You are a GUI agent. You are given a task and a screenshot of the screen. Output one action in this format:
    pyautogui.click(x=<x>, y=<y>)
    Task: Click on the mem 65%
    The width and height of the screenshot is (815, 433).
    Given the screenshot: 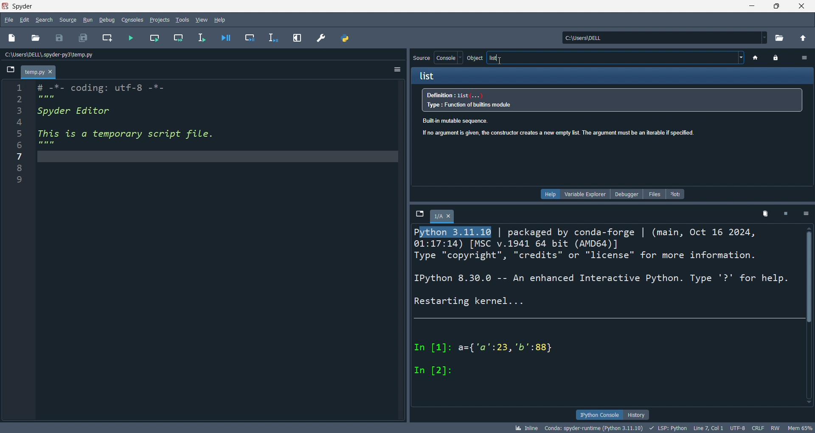 What is the action you would take?
    pyautogui.click(x=802, y=428)
    